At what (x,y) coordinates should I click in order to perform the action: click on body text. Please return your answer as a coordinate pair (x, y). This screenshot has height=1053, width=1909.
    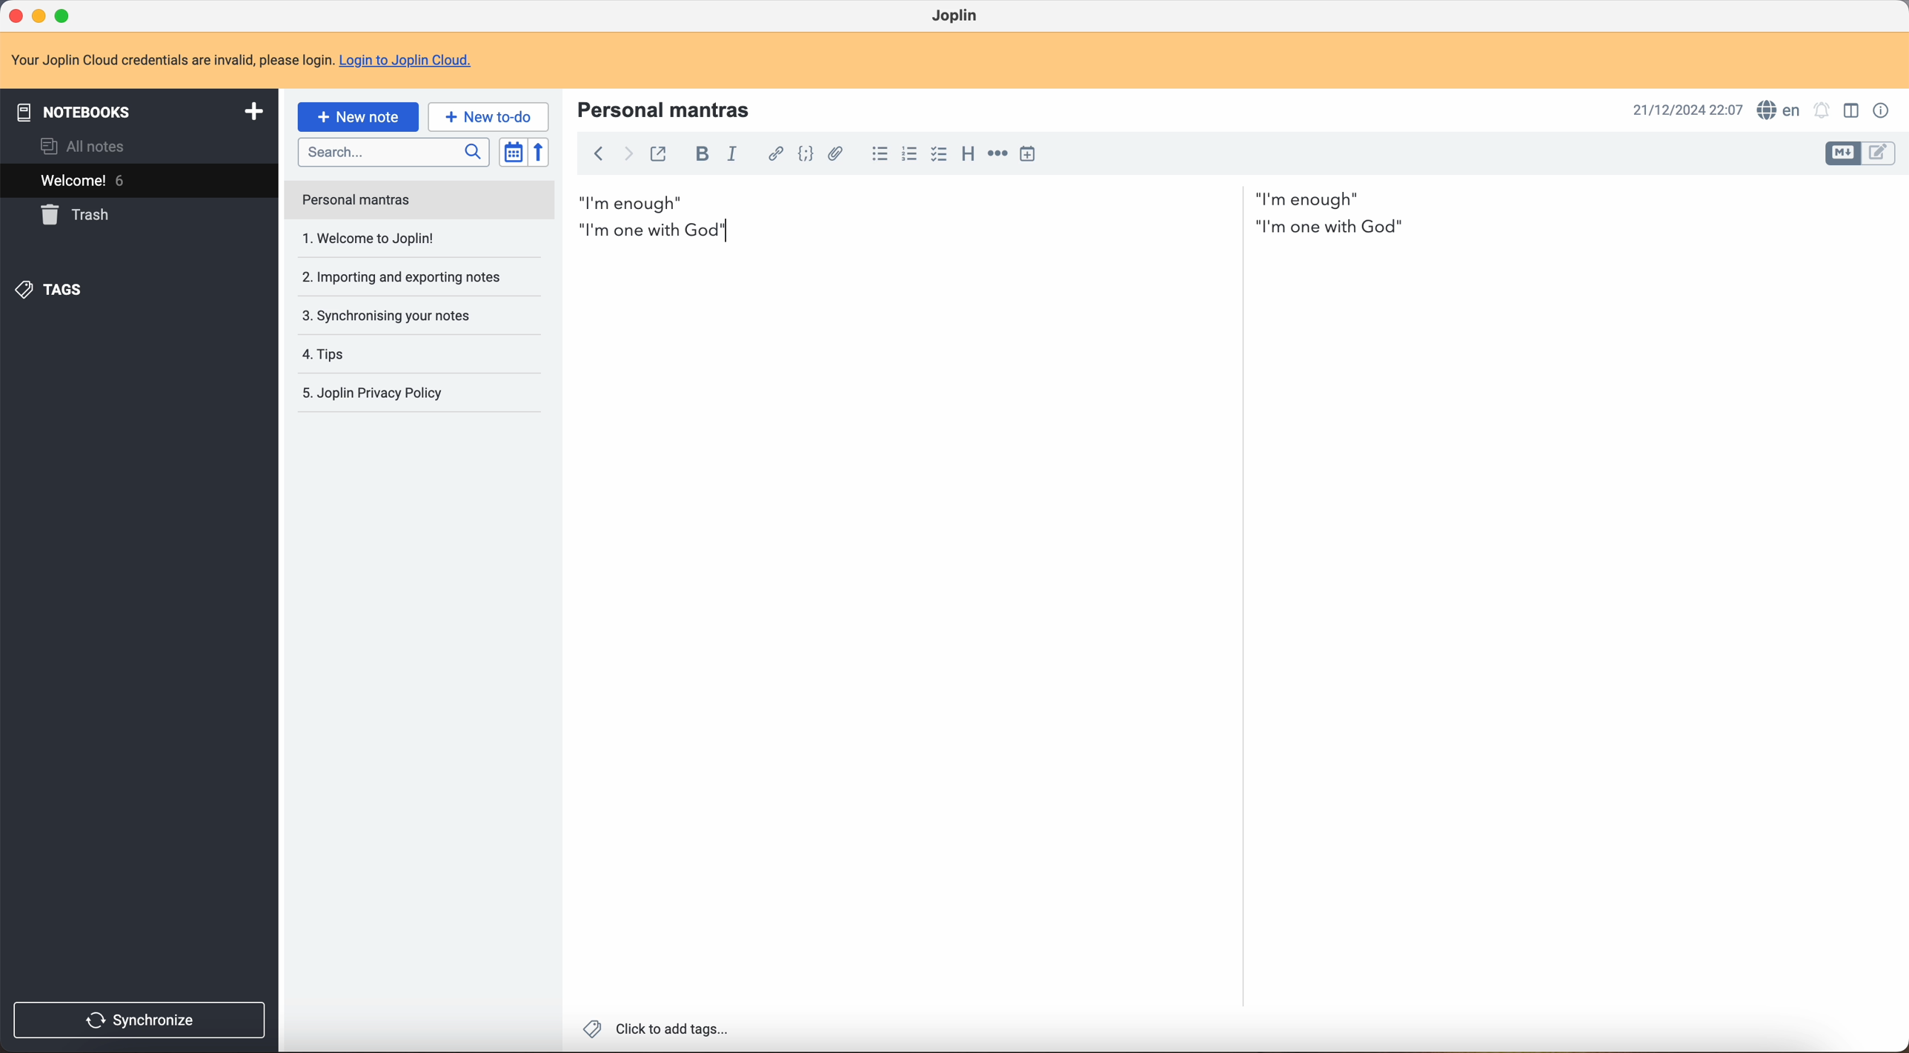
    Looking at the image, I should click on (1569, 592).